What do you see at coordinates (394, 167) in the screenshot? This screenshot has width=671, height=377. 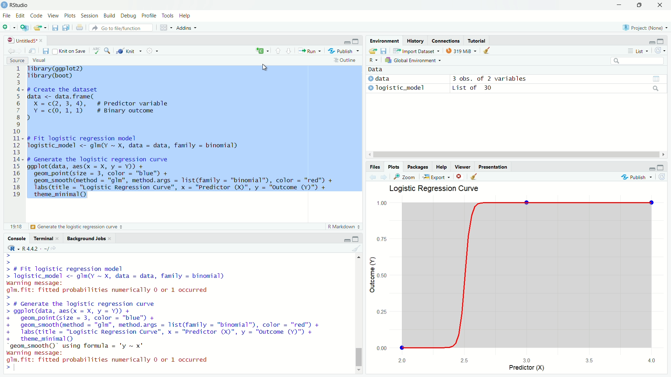 I see `Plots` at bounding box center [394, 167].